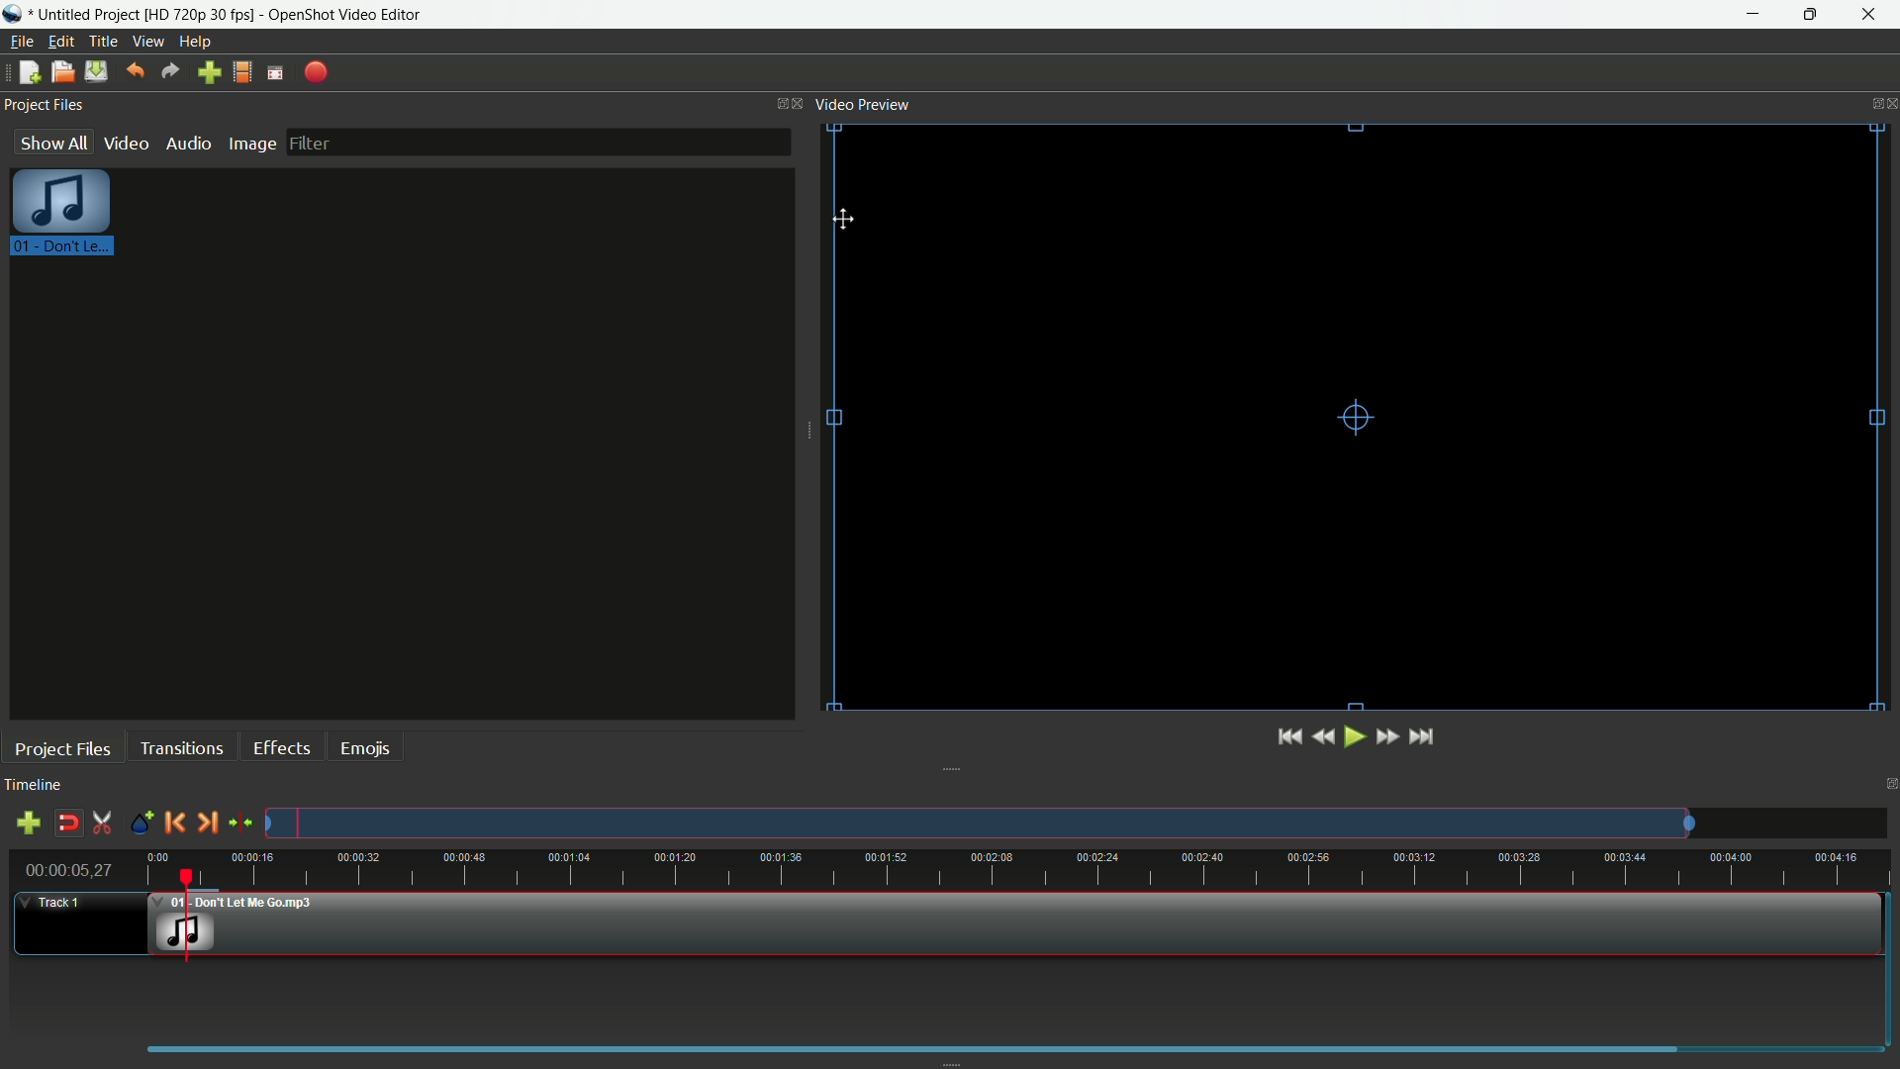 Image resolution: width=1900 pixels, height=1069 pixels. Describe the element at coordinates (139, 824) in the screenshot. I see `create marker` at that location.